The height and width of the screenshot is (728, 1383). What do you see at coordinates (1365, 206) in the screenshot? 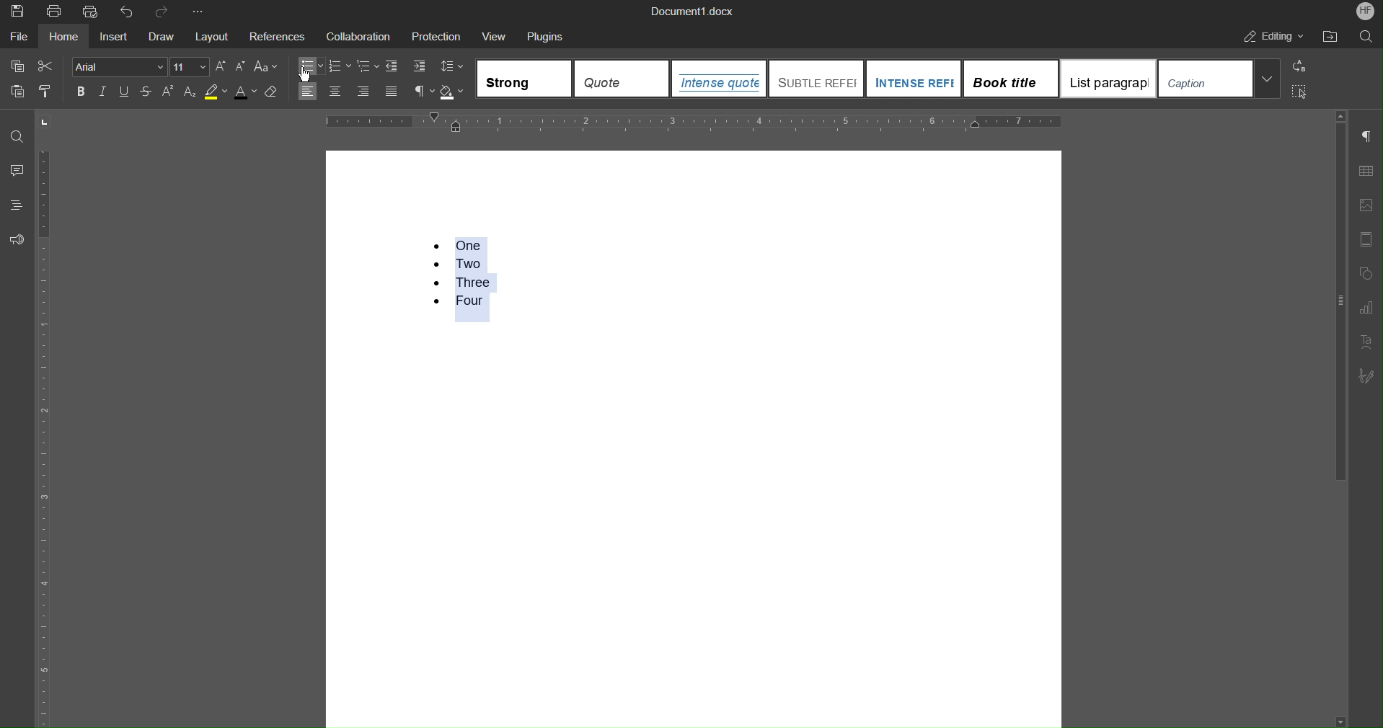
I see `Image Settings` at bounding box center [1365, 206].